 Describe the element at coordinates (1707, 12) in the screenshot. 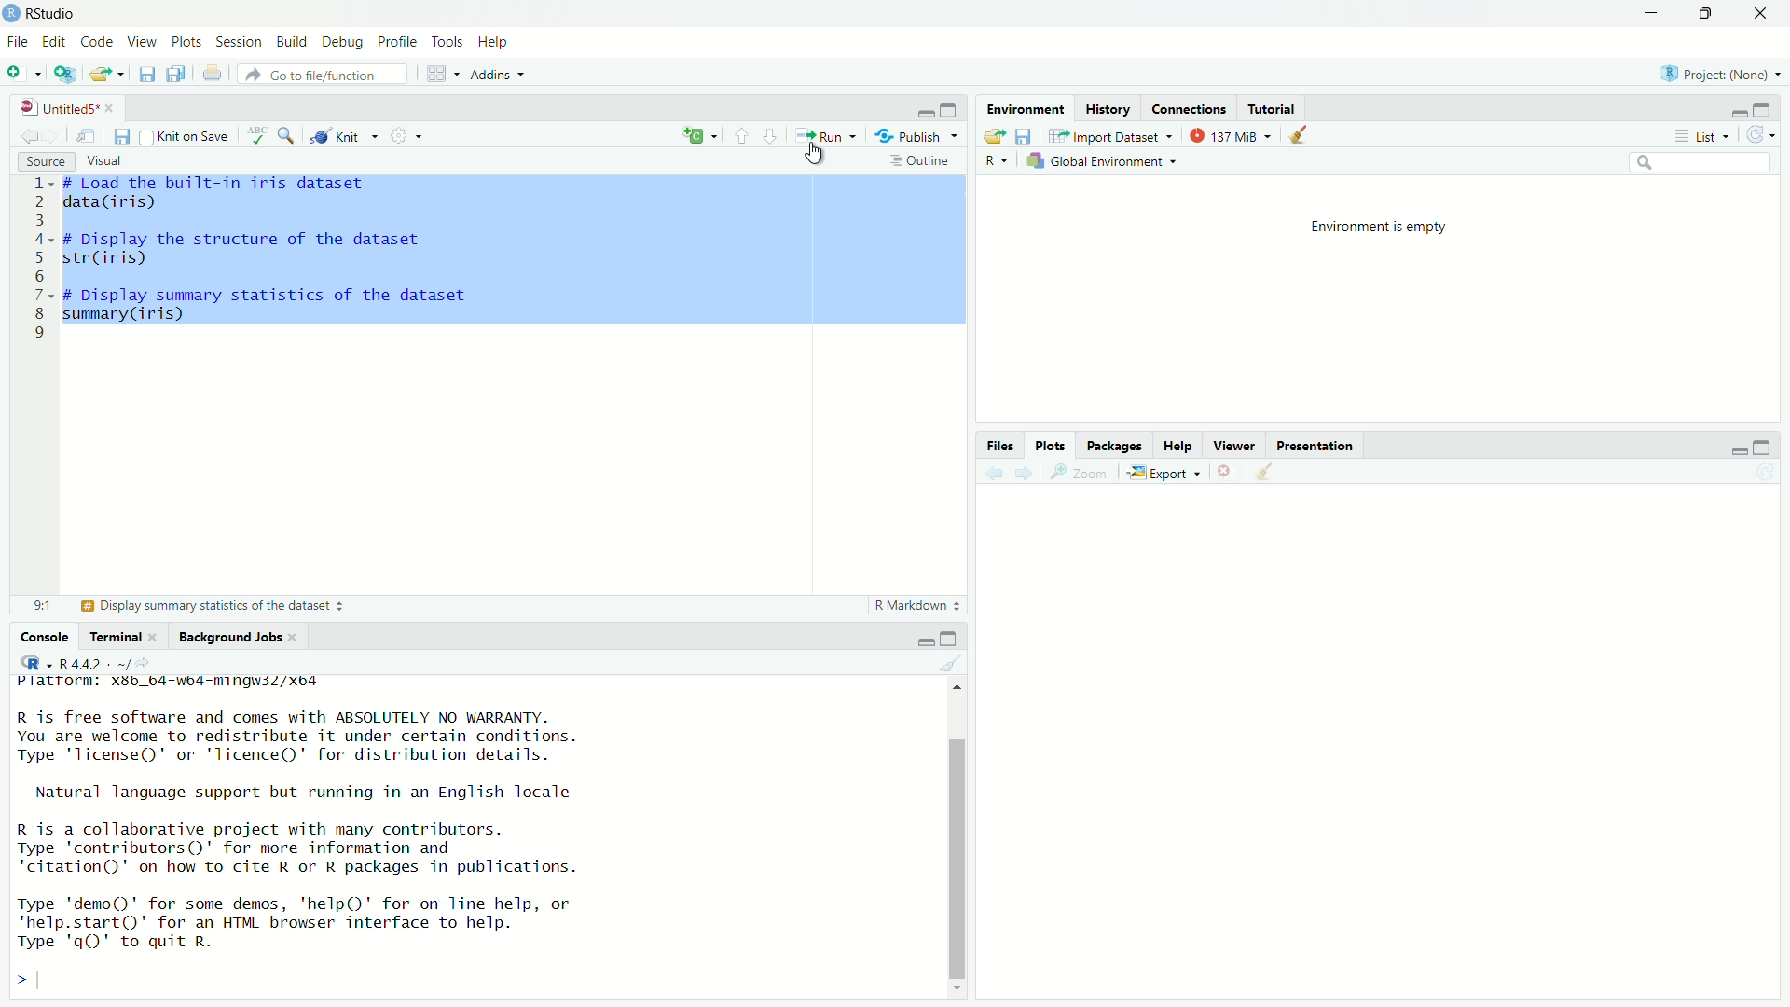

I see `Maximize` at that location.